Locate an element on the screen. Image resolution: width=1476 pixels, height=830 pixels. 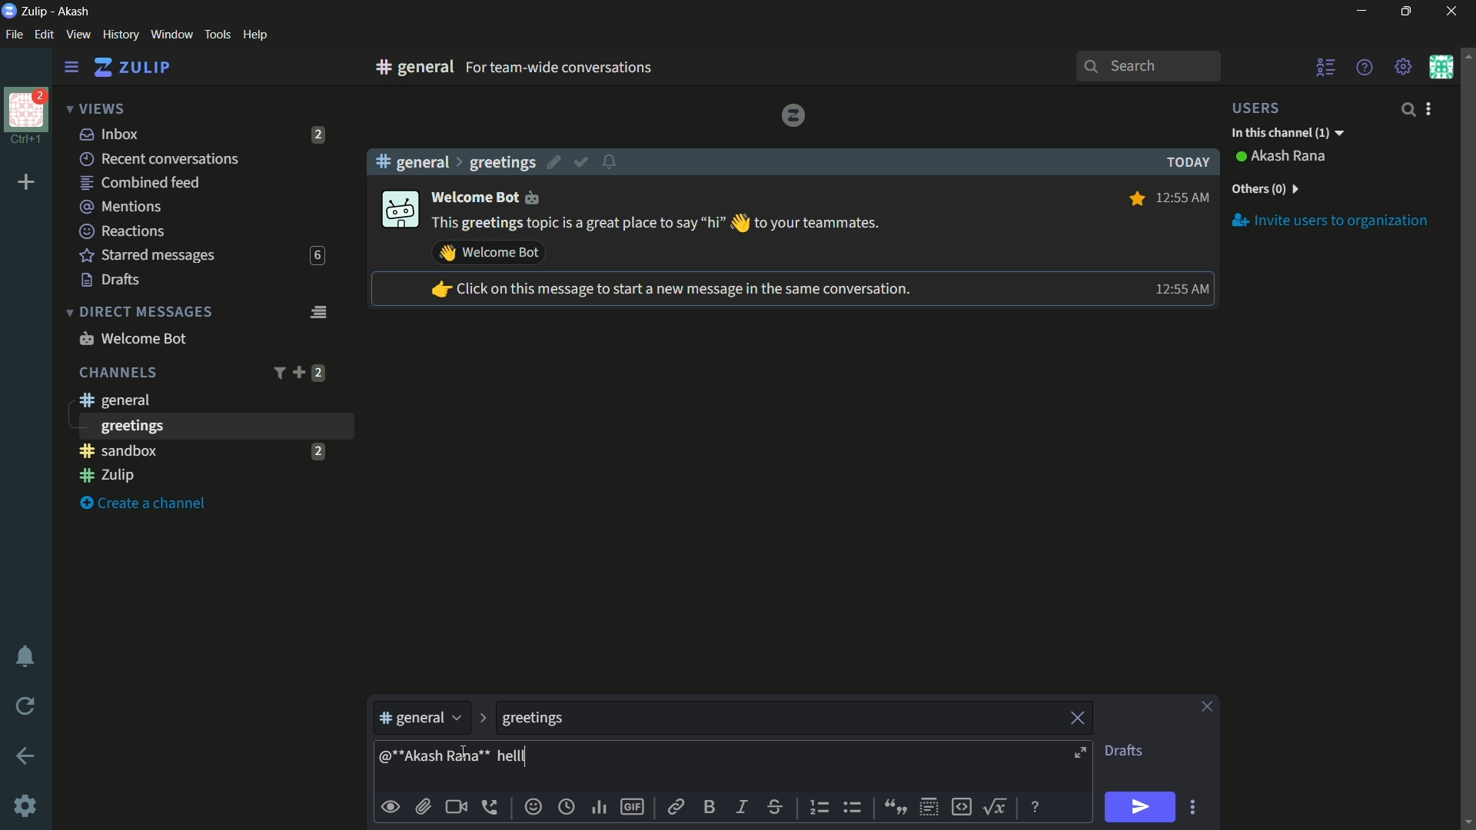
others (0) is located at coordinates (1264, 189).